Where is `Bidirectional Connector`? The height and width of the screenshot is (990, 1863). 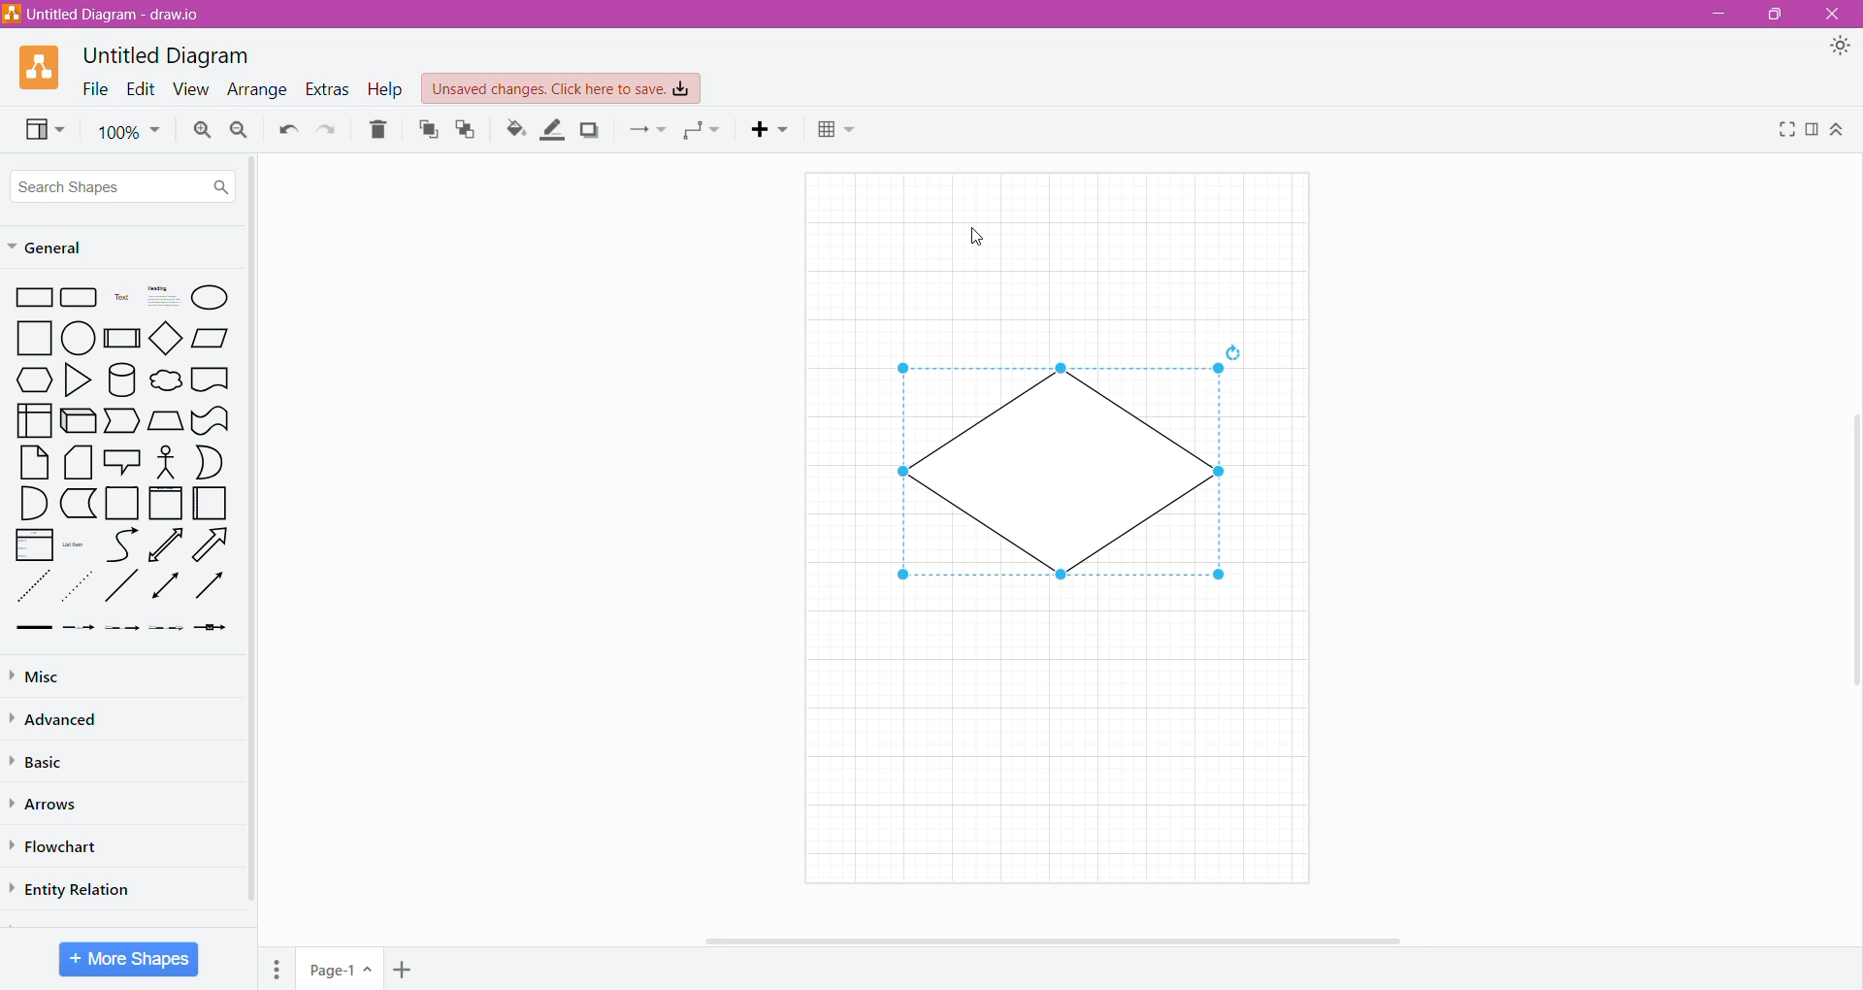
Bidirectional Connector is located at coordinates (167, 589).